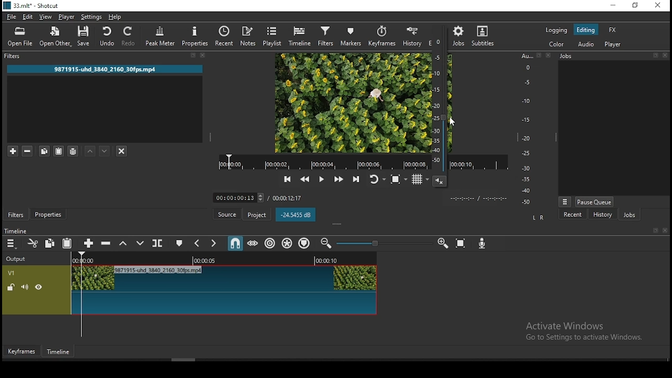  What do you see at coordinates (12, 17) in the screenshot?
I see `file` at bounding box center [12, 17].